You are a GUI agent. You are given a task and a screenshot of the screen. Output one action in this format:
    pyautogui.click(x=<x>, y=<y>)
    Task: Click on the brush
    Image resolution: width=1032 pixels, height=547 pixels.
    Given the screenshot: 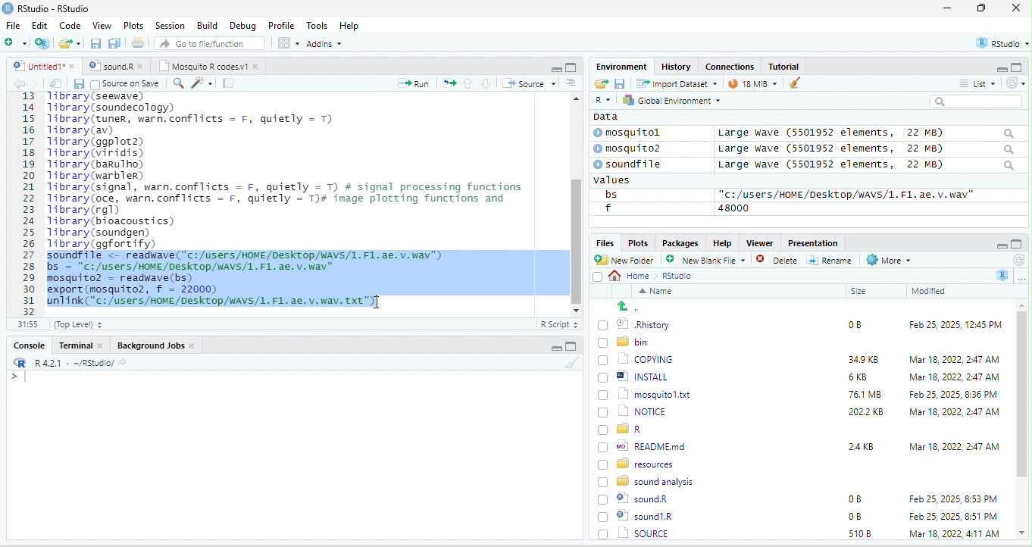 What is the action you would take?
    pyautogui.click(x=574, y=363)
    